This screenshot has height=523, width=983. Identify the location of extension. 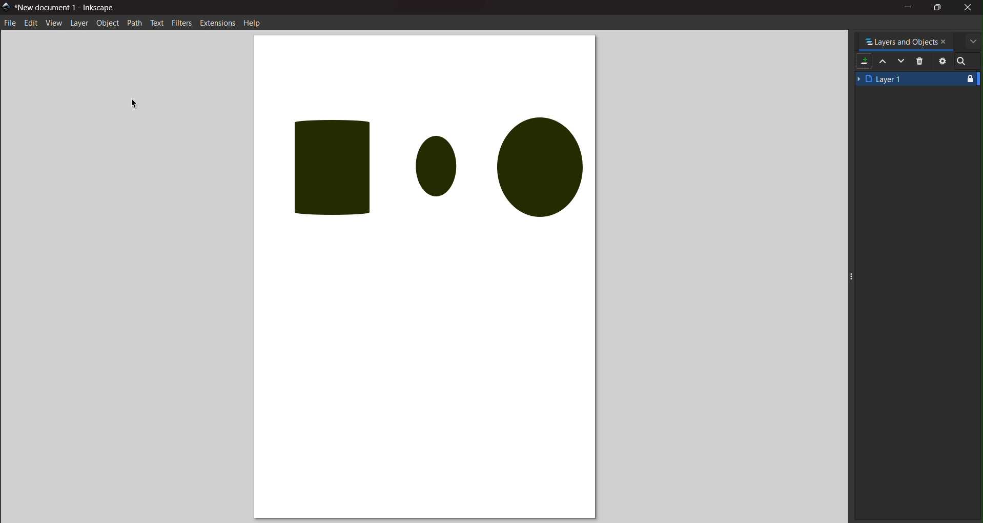
(218, 23).